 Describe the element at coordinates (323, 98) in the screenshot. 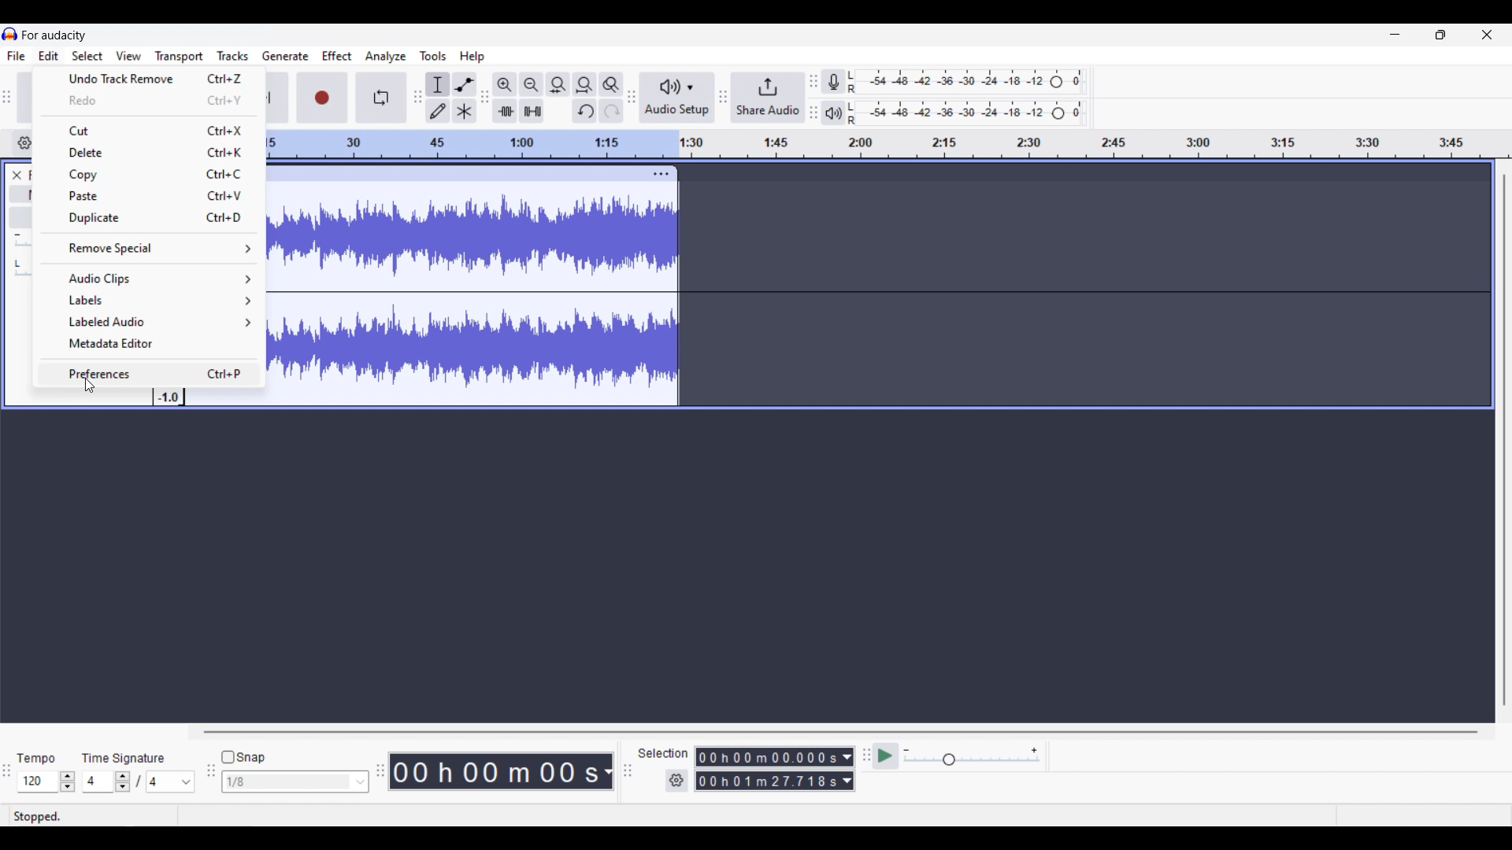

I see `Record/Record new track` at that location.